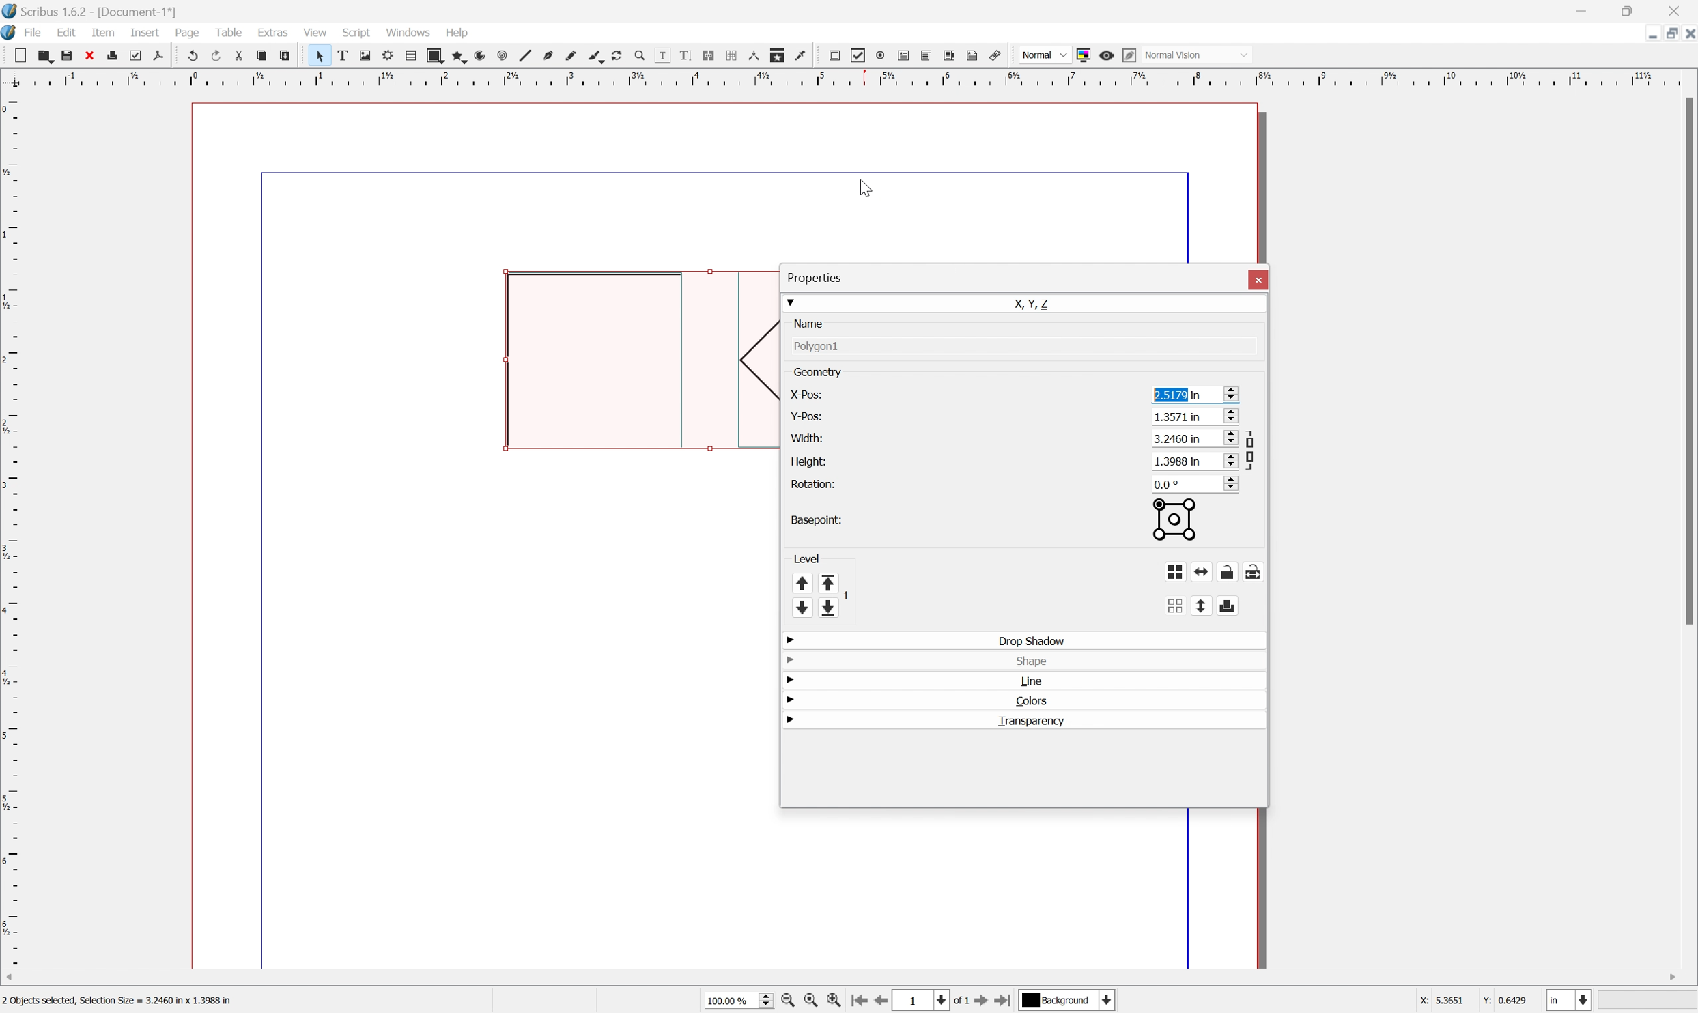 This screenshot has height=1013, width=1698. I want to click on Ruler, so click(11, 527).